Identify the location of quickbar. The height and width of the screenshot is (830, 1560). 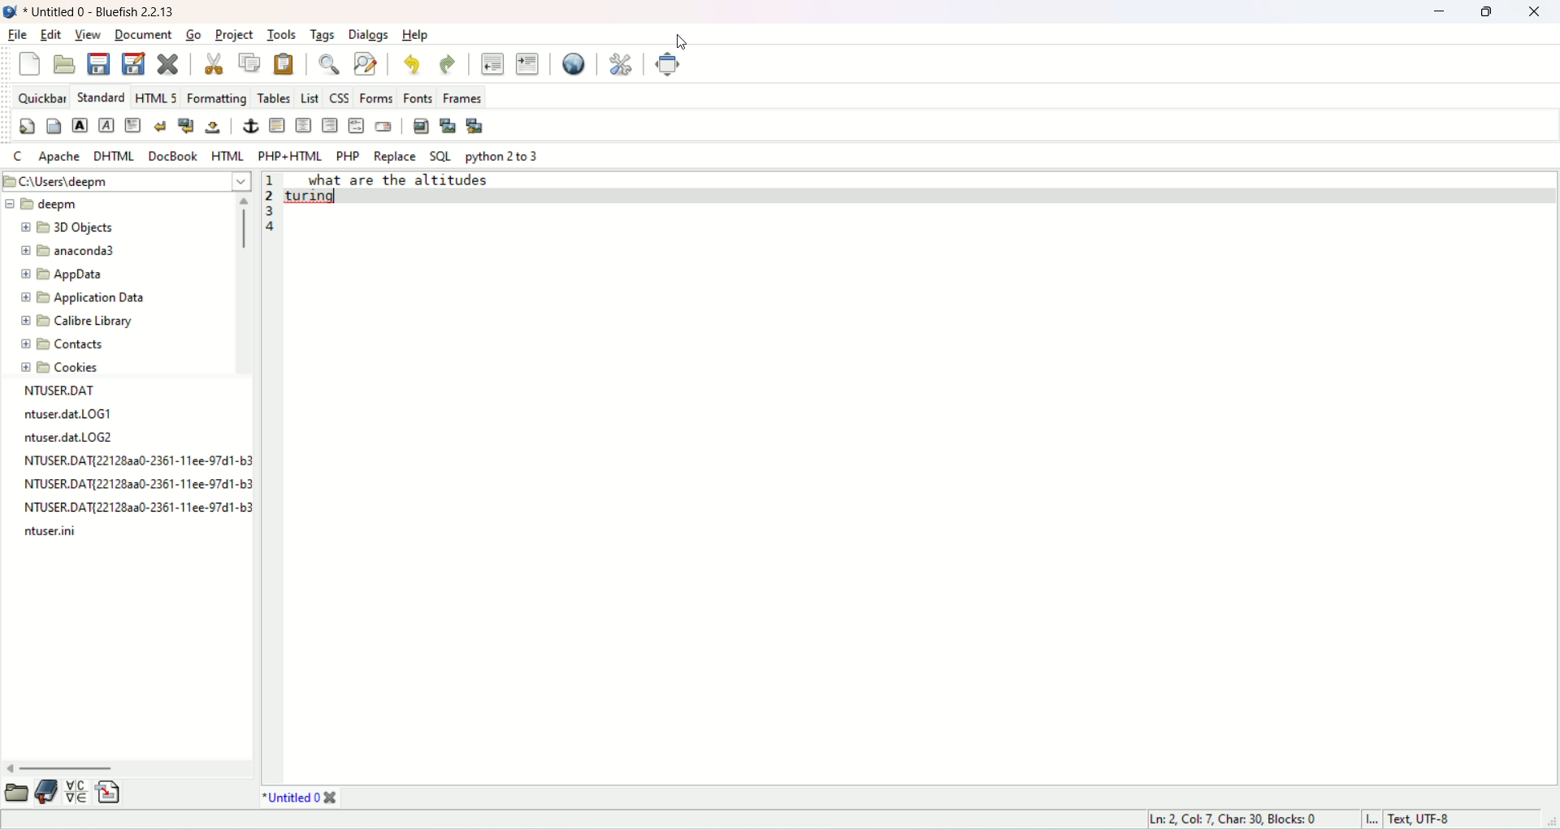
(40, 96).